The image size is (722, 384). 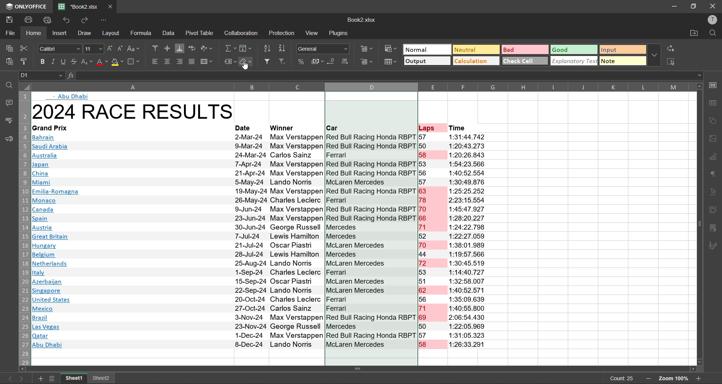 I want to click on increase decimal, so click(x=346, y=61).